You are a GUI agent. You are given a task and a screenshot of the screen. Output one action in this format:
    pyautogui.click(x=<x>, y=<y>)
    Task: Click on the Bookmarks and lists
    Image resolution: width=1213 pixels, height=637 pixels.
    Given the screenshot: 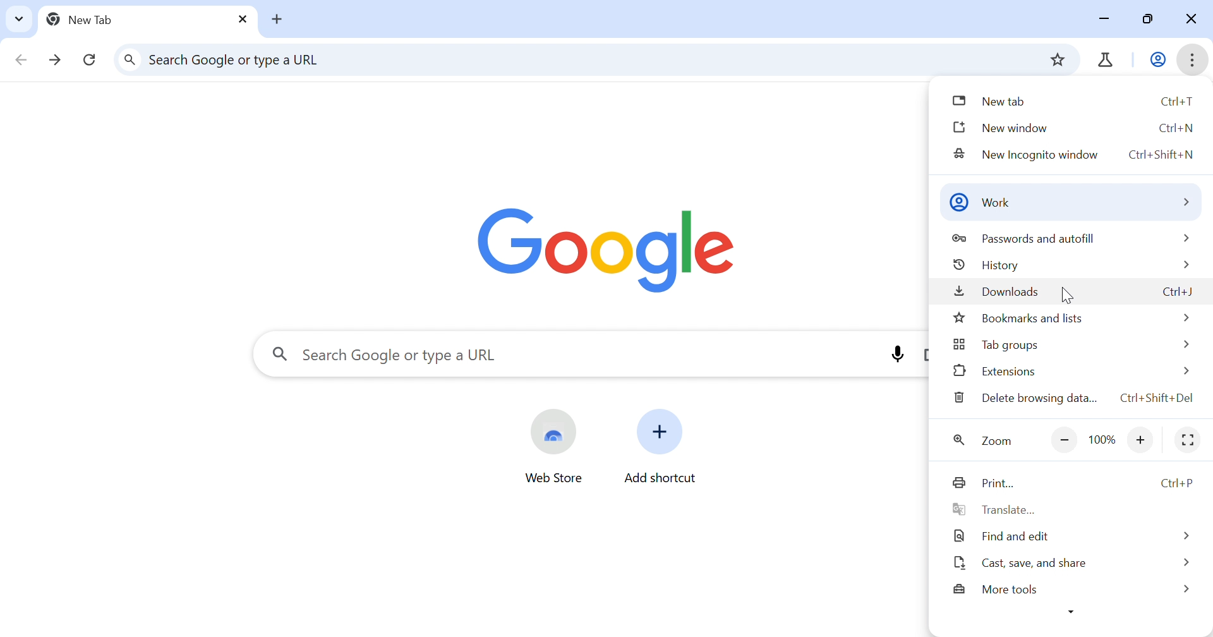 What is the action you would take?
    pyautogui.click(x=1018, y=319)
    